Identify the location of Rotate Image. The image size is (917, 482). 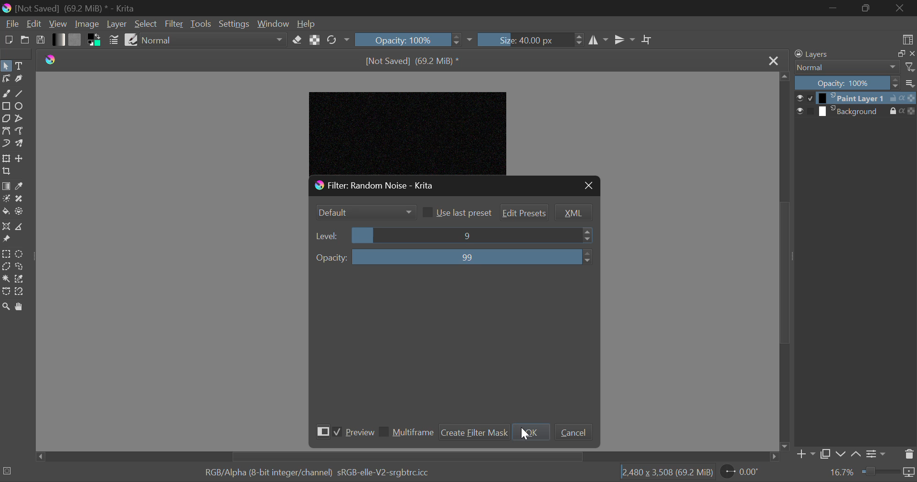
(337, 40).